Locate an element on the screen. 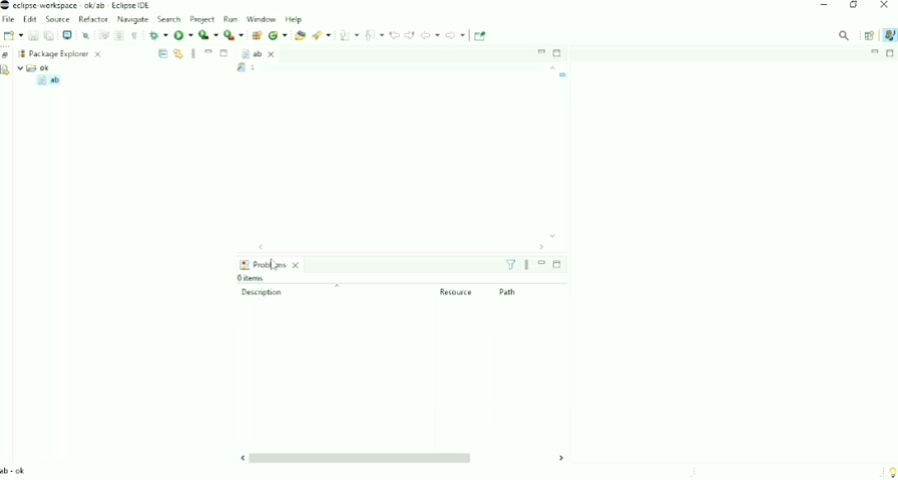 The image size is (898, 480). Cursor is located at coordinates (275, 268).